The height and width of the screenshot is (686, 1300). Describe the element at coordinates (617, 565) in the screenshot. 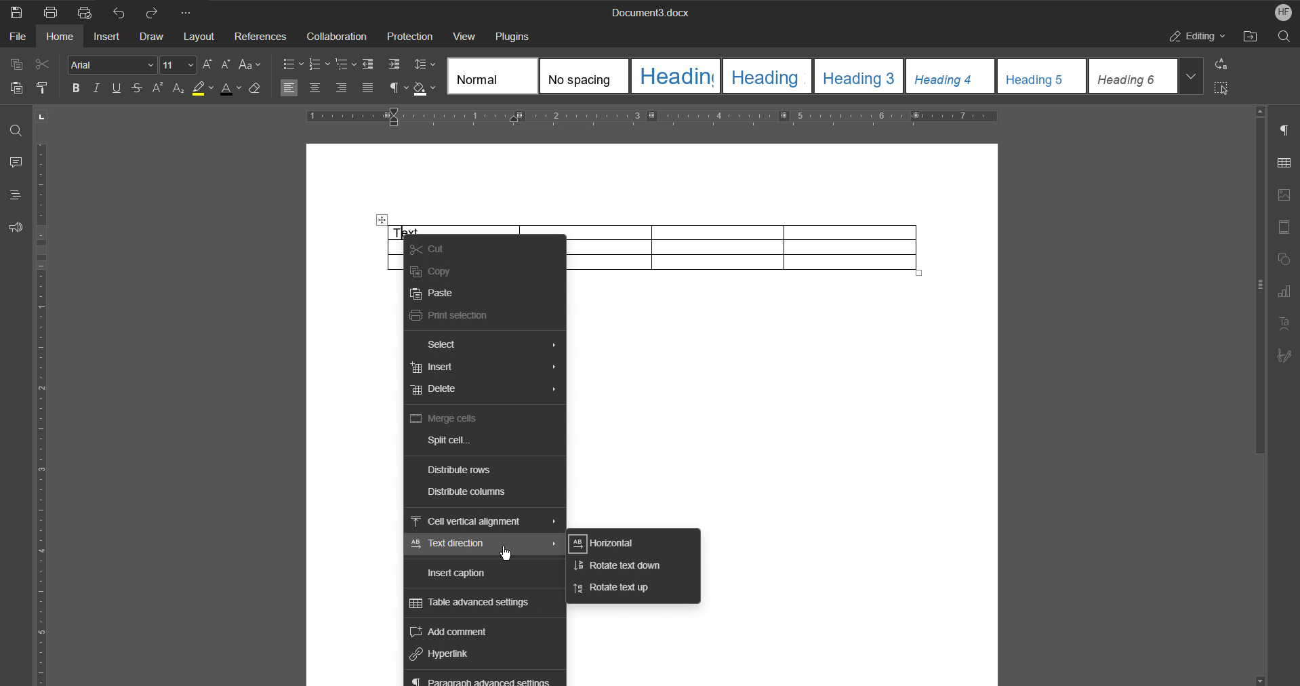

I see `Rotate text down` at that location.